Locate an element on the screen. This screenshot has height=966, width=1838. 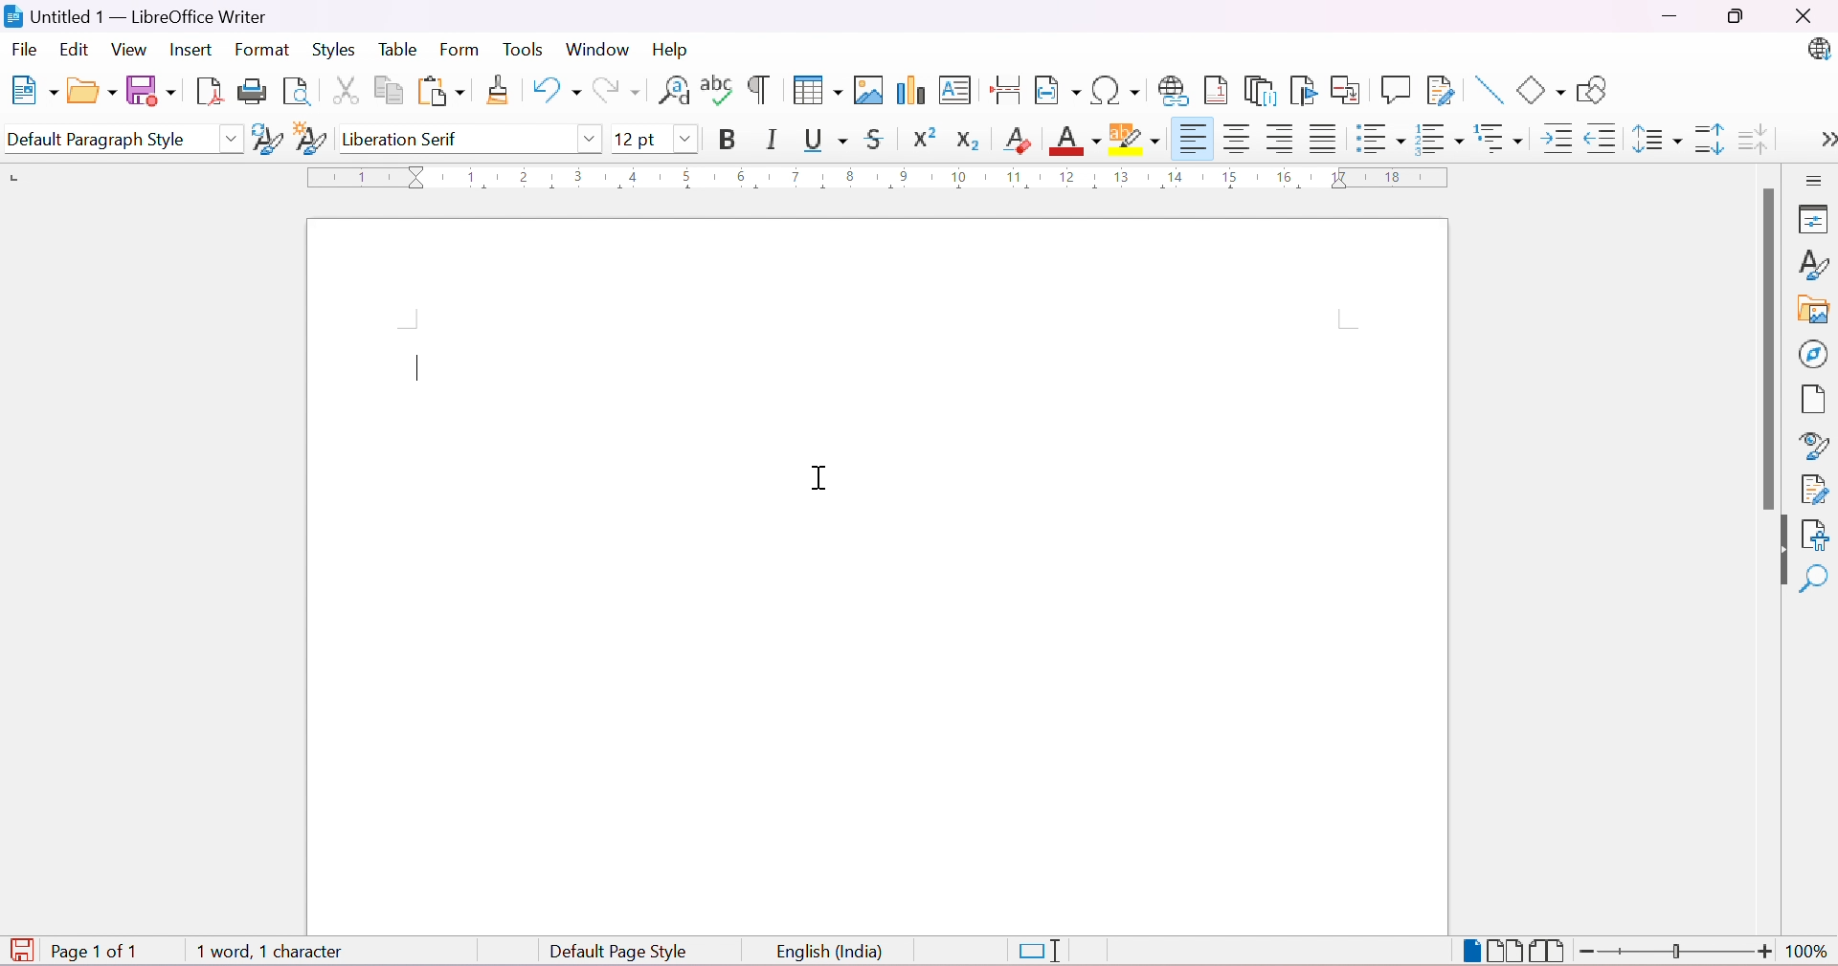
100% is located at coordinates (1809, 955).